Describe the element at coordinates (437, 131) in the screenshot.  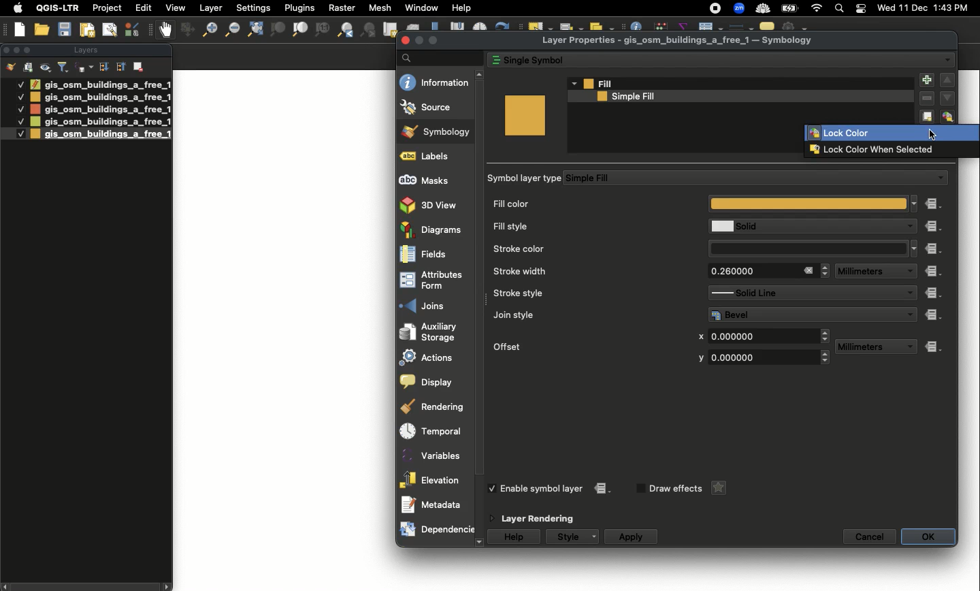
I see `Symbology` at that location.